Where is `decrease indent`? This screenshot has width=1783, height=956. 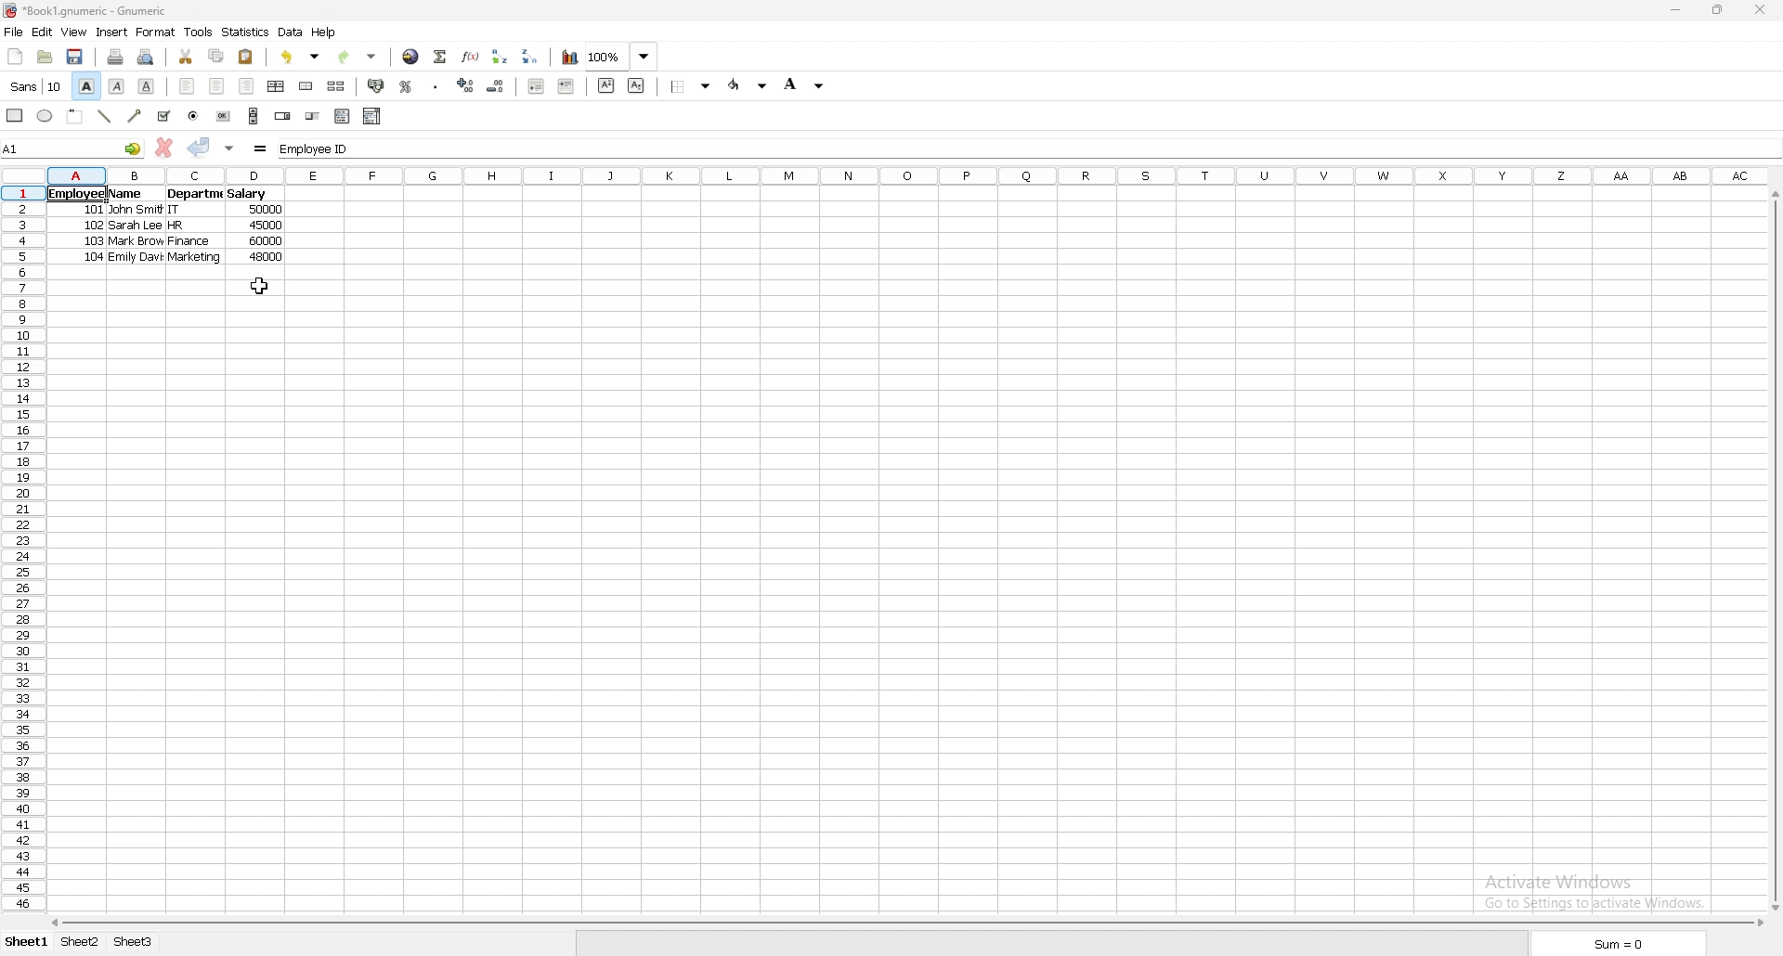
decrease indent is located at coordinates (536, 85).